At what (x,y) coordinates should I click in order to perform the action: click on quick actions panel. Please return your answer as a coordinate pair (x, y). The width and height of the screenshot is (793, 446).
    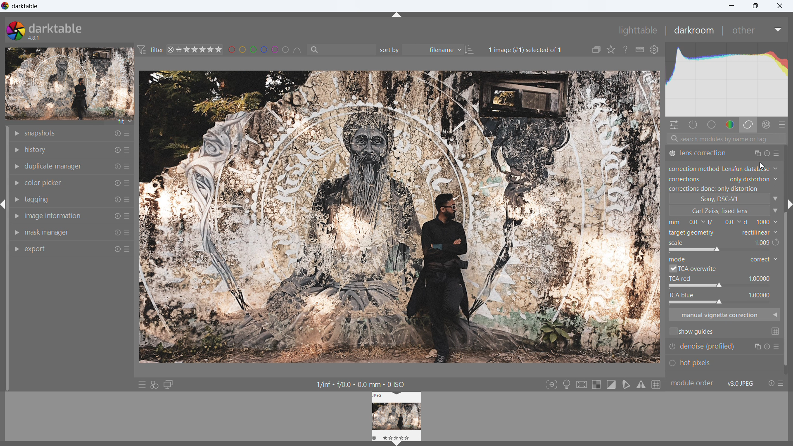
    Looking at the image, I should click on (672, 125).